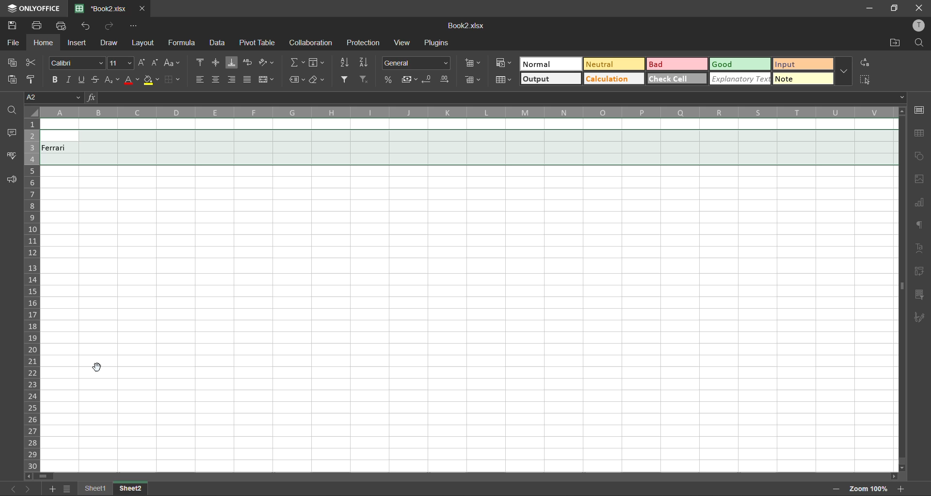  What do you see at coordinates (293, 80) in the screenshot?
I see `named ranges` at bounding box center [293, 80].